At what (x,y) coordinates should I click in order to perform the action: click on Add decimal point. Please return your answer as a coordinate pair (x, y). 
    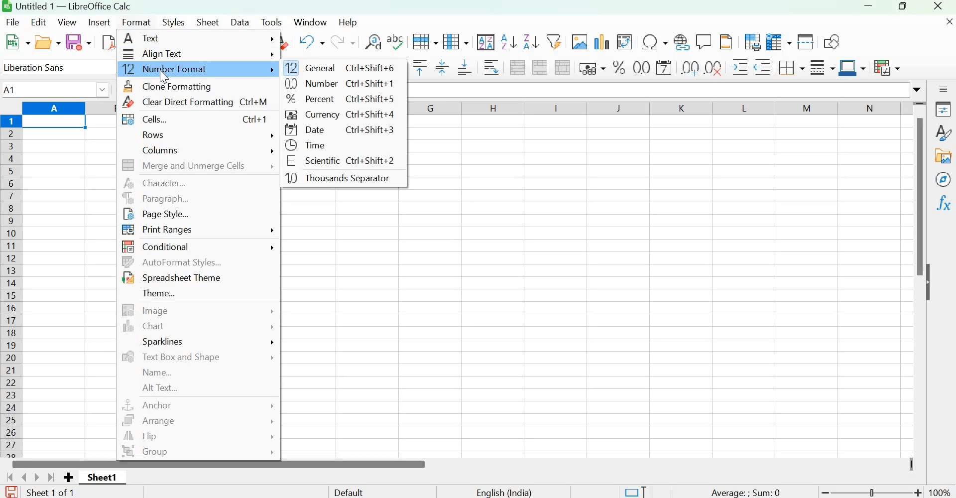
    Looking at the image, I should click on (687, 67).